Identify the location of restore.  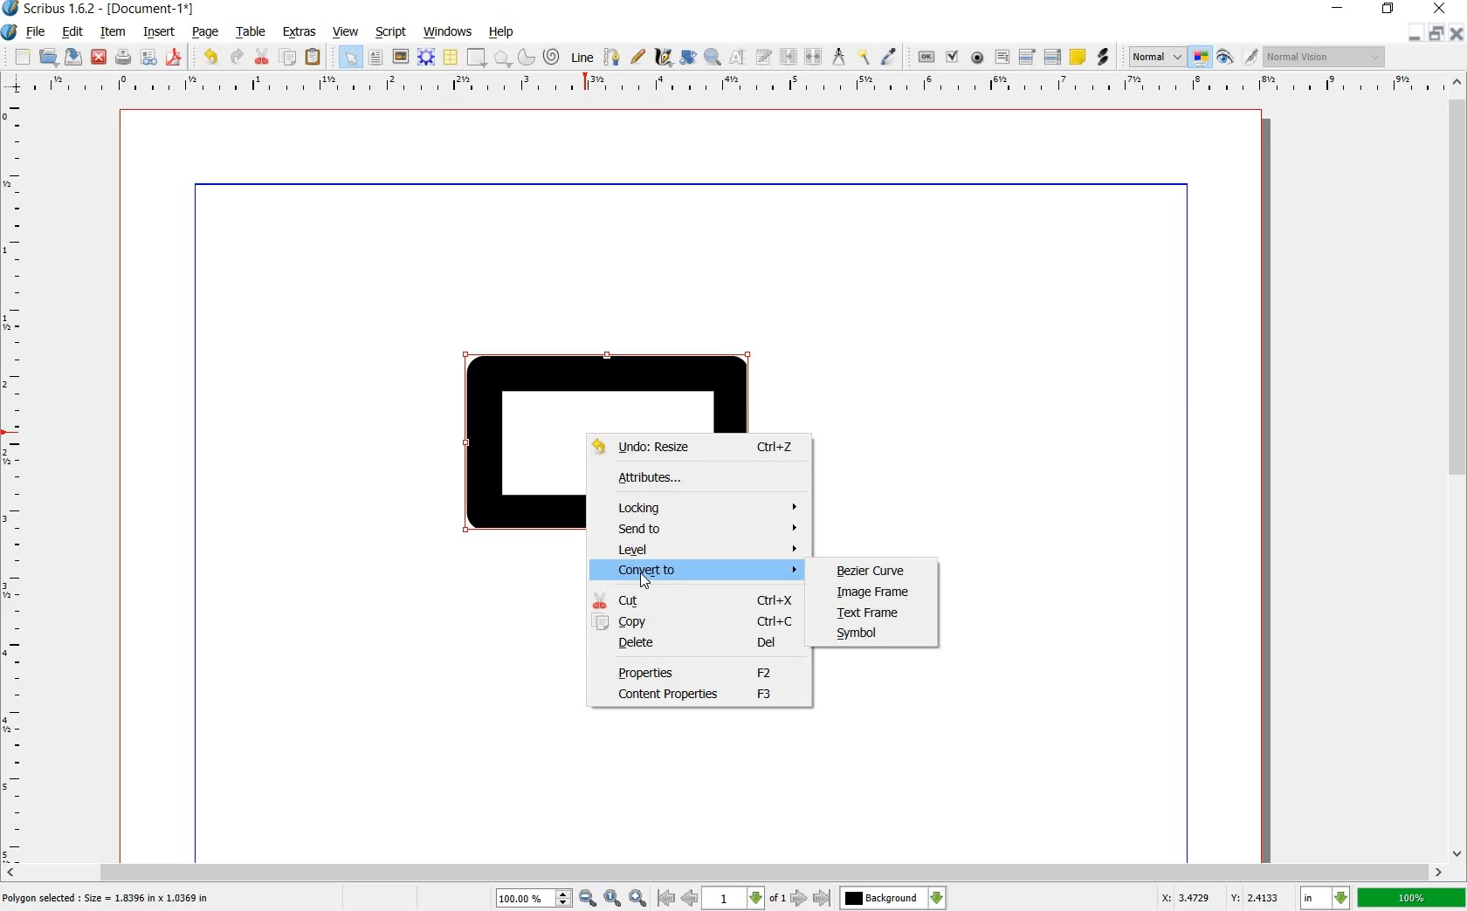
(1388, 9).